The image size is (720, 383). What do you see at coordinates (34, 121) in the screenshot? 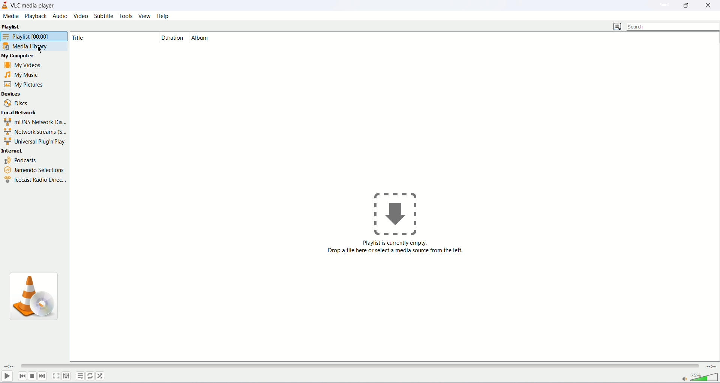
I see `mDNS Network` at bounding box center [34, 121].